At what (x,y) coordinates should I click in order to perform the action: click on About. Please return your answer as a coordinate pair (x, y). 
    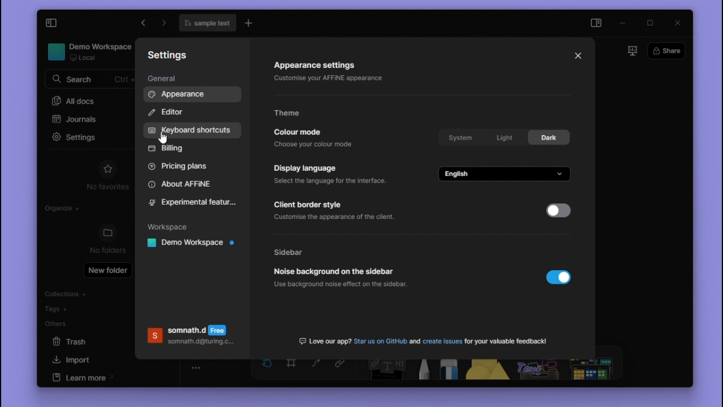
    Looking at the image, I should click on (186, 184).